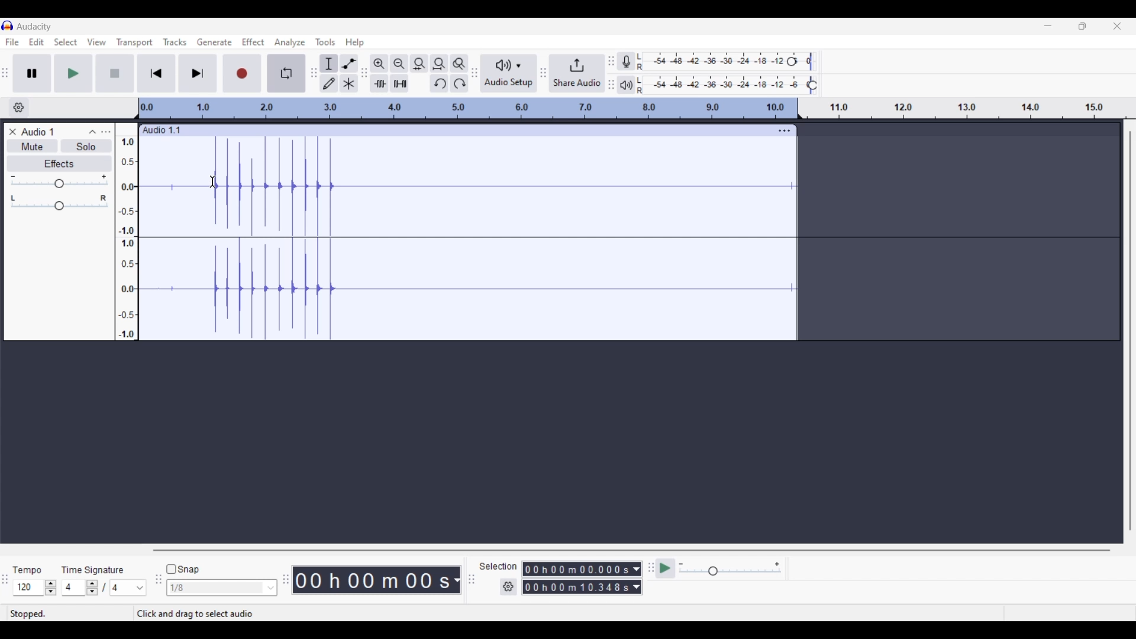 This screenshot has width=1136, height=639. I want to click on Redo, so click(459, 83).